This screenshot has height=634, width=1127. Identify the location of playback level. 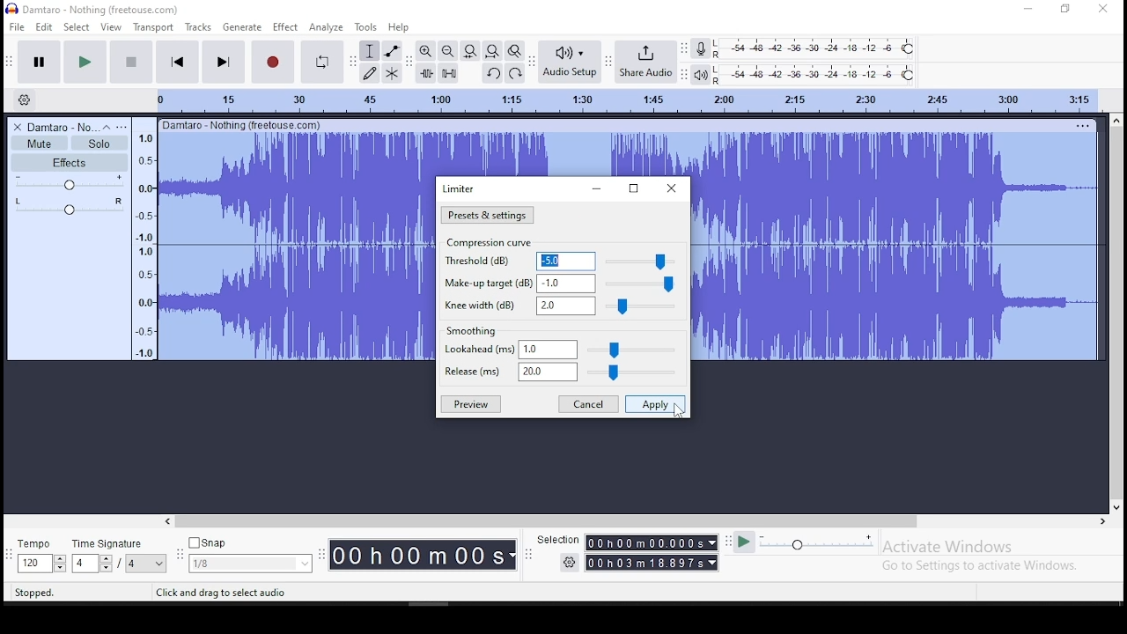
(816, 74).